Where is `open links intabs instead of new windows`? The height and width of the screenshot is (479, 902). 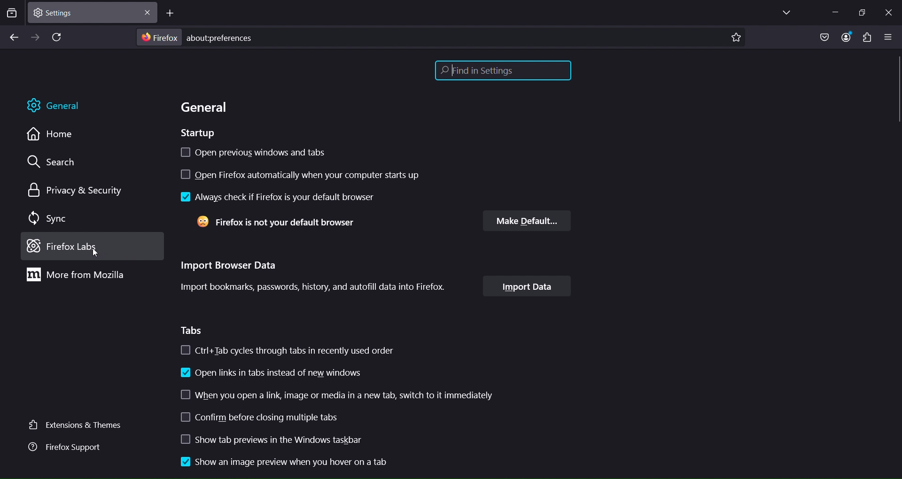 open links intabs instead of new windows is located at coordinates (271, 372).